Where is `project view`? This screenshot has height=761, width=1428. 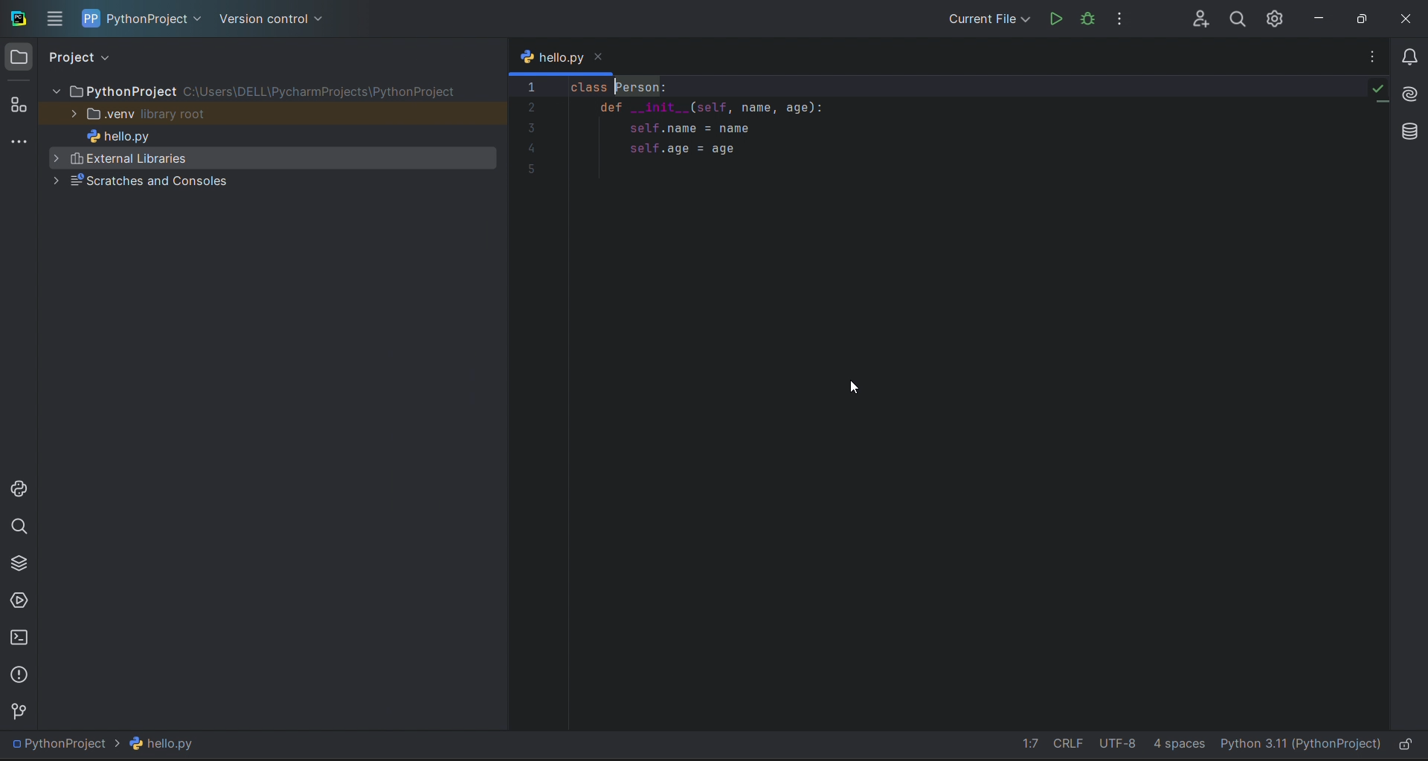
project view is located at coordinates (80, 57).